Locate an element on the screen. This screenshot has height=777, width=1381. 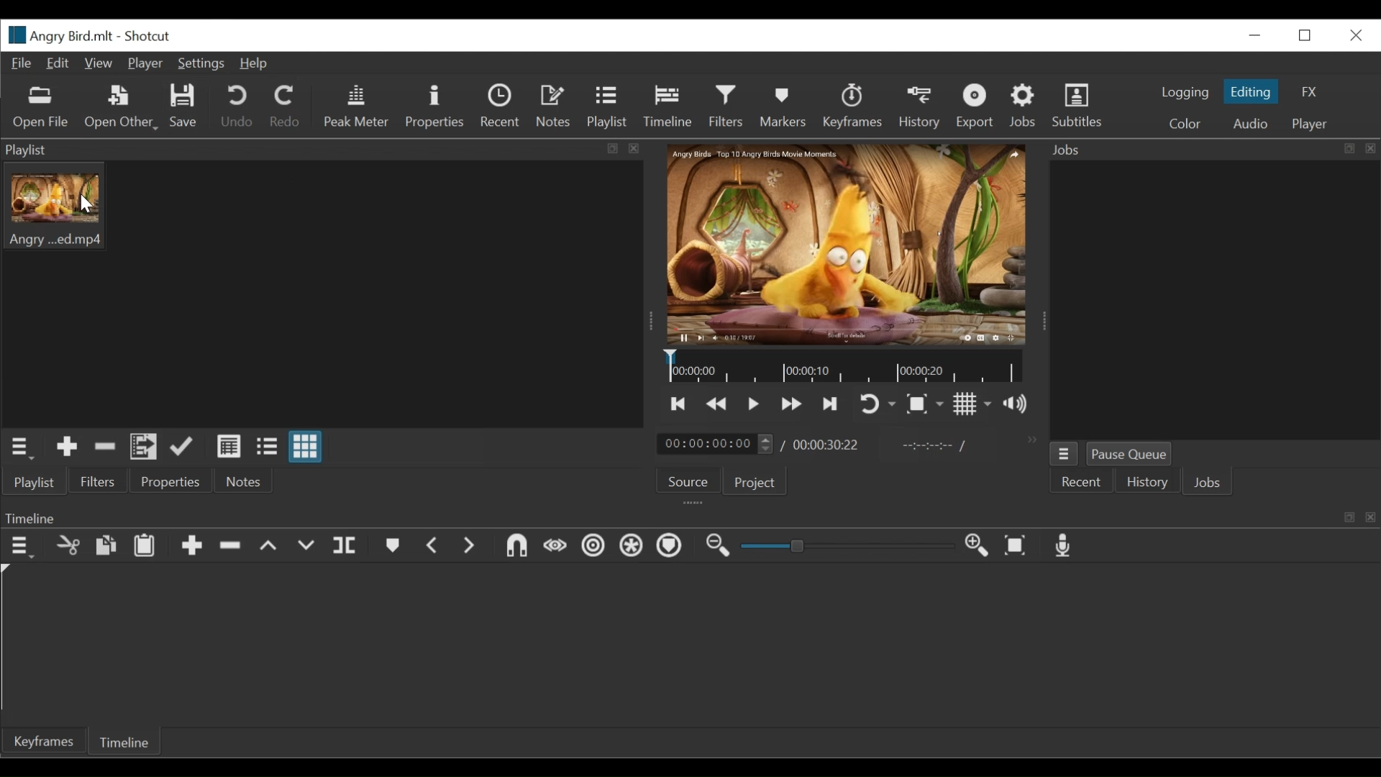
Ripple is located at coordinates (593, 546).